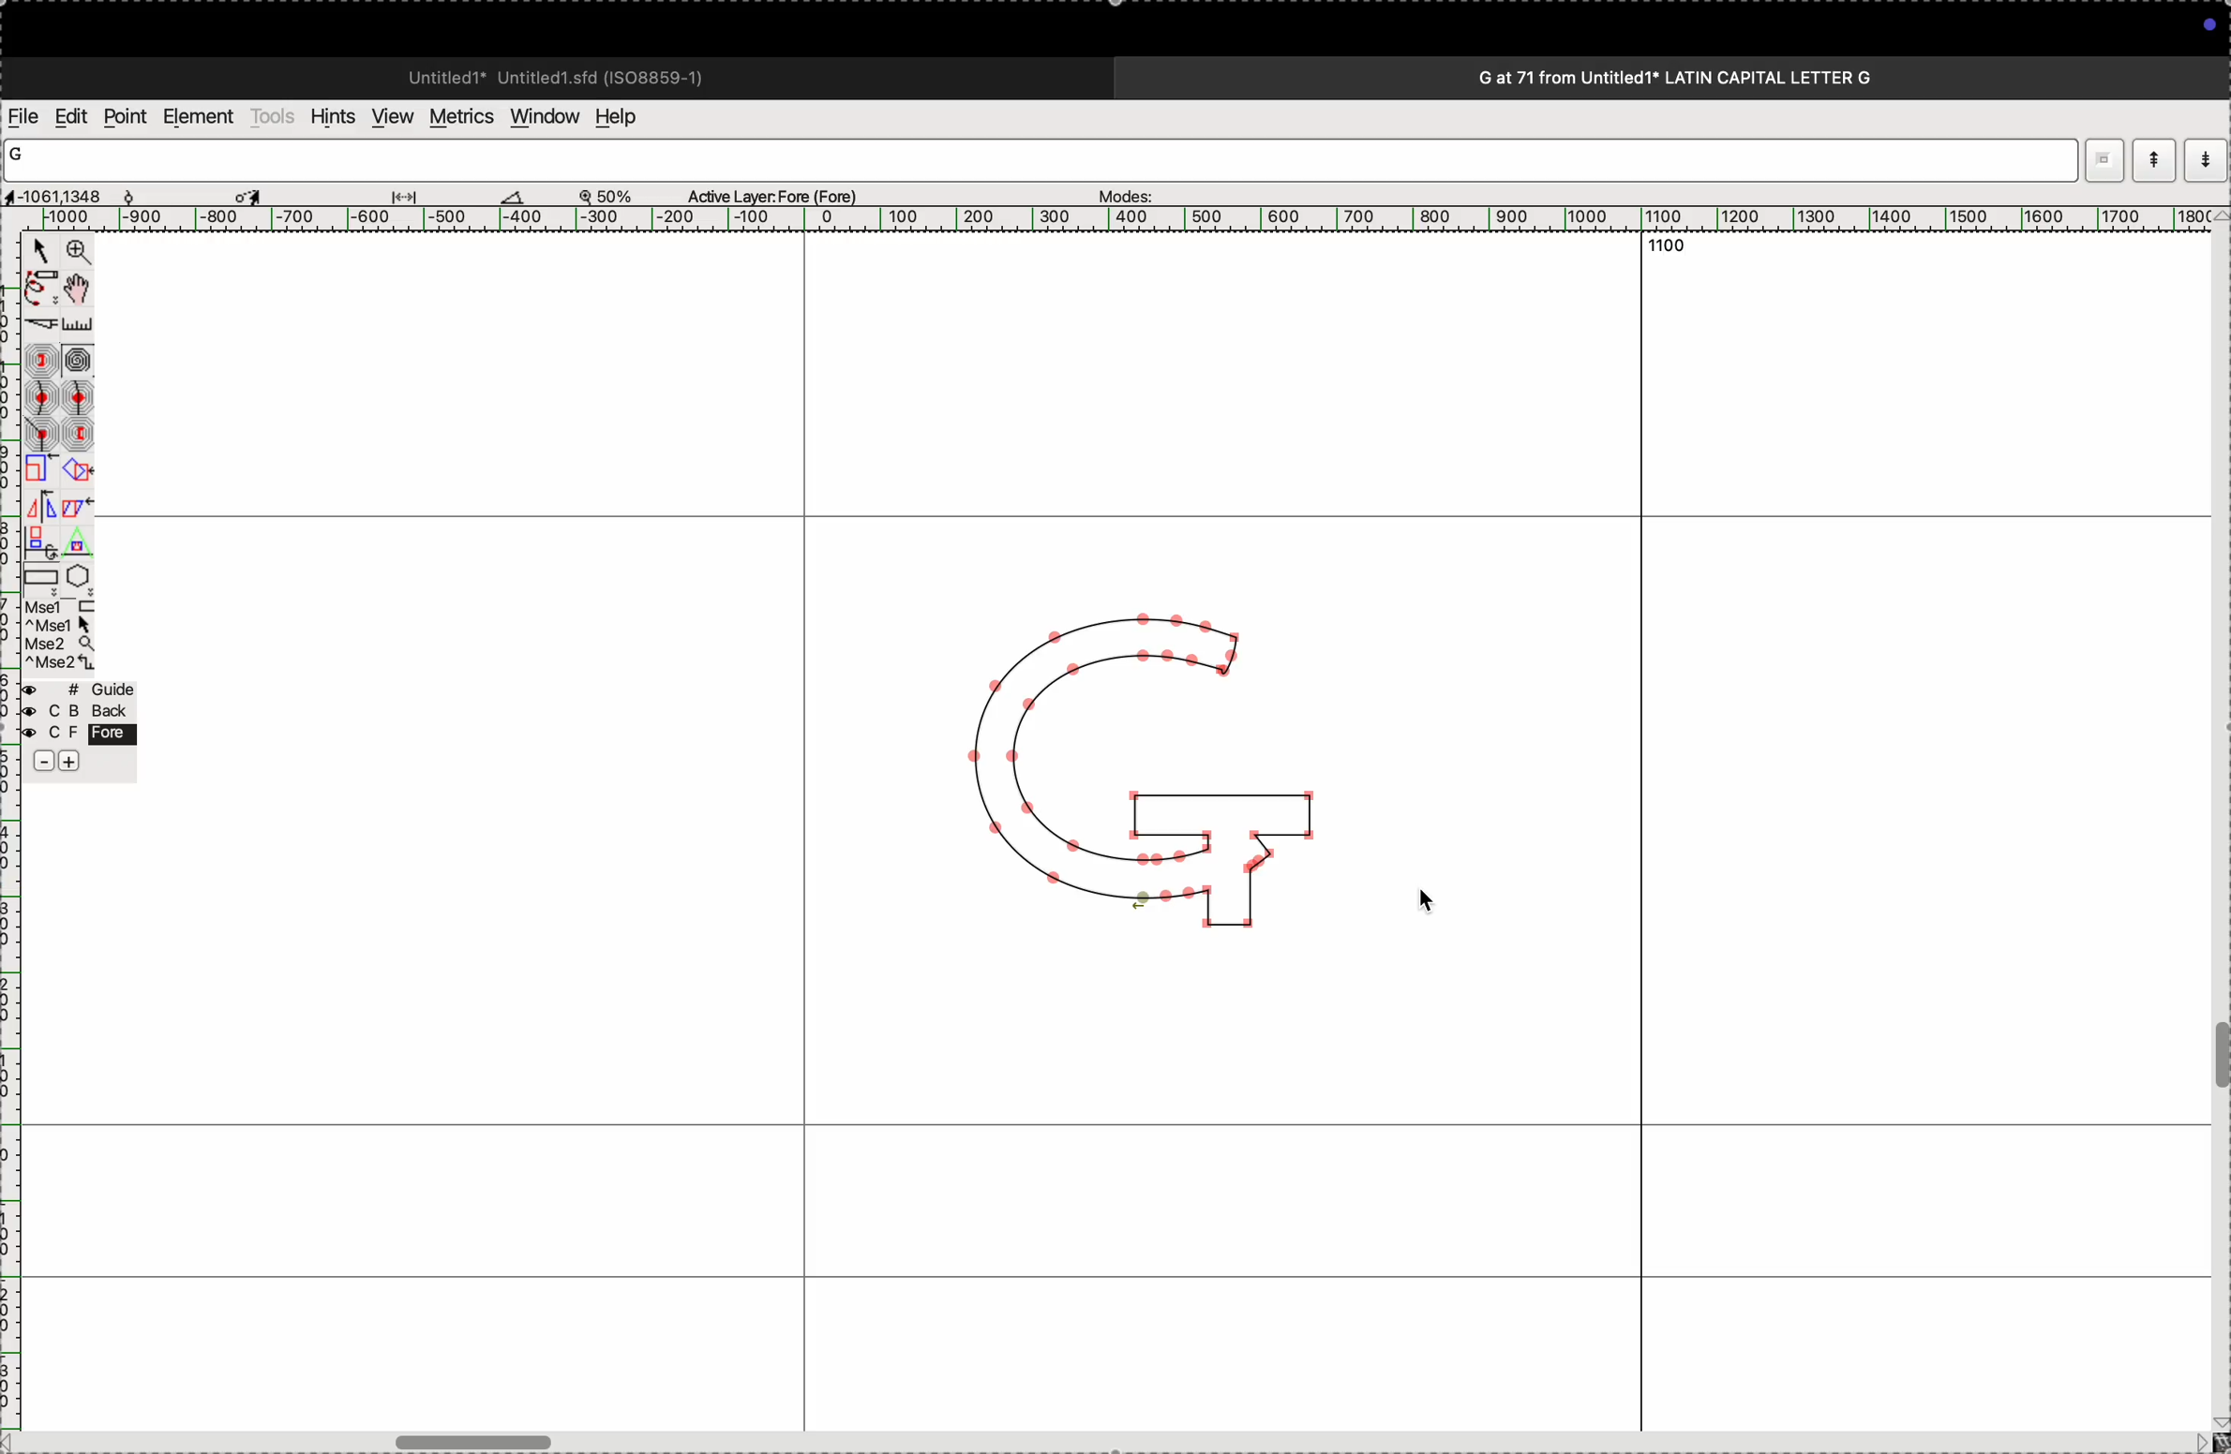  I want to click on left mouse button + Ctrl, so click(59, 625).